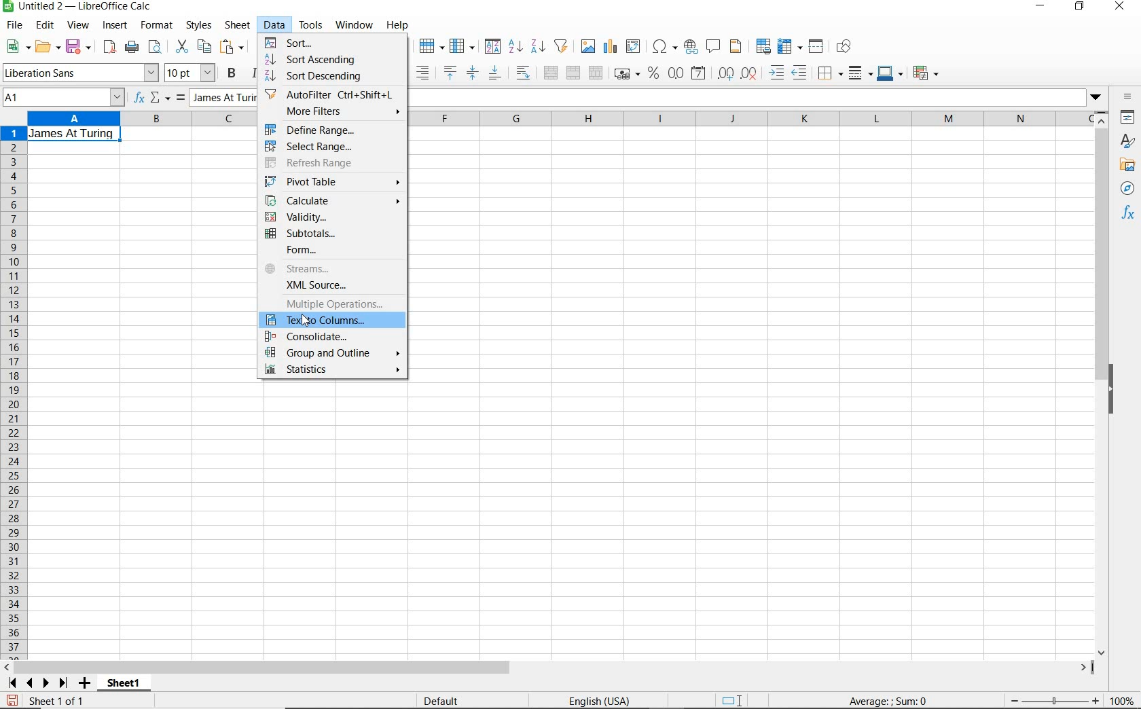  What do you see at coordinates (331, 355) in the screenshot?
I see `group and outline` at bounding box center [331, 355].